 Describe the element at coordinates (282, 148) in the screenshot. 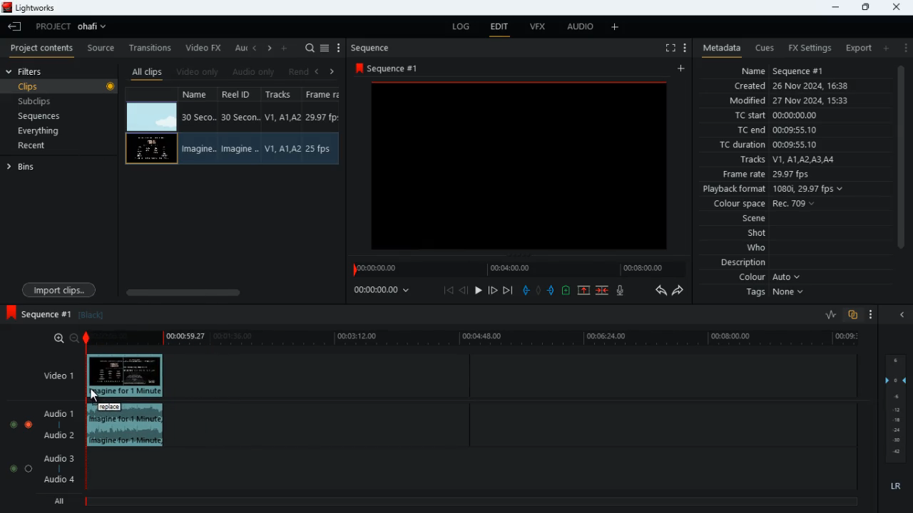

I see `Track` at that location.